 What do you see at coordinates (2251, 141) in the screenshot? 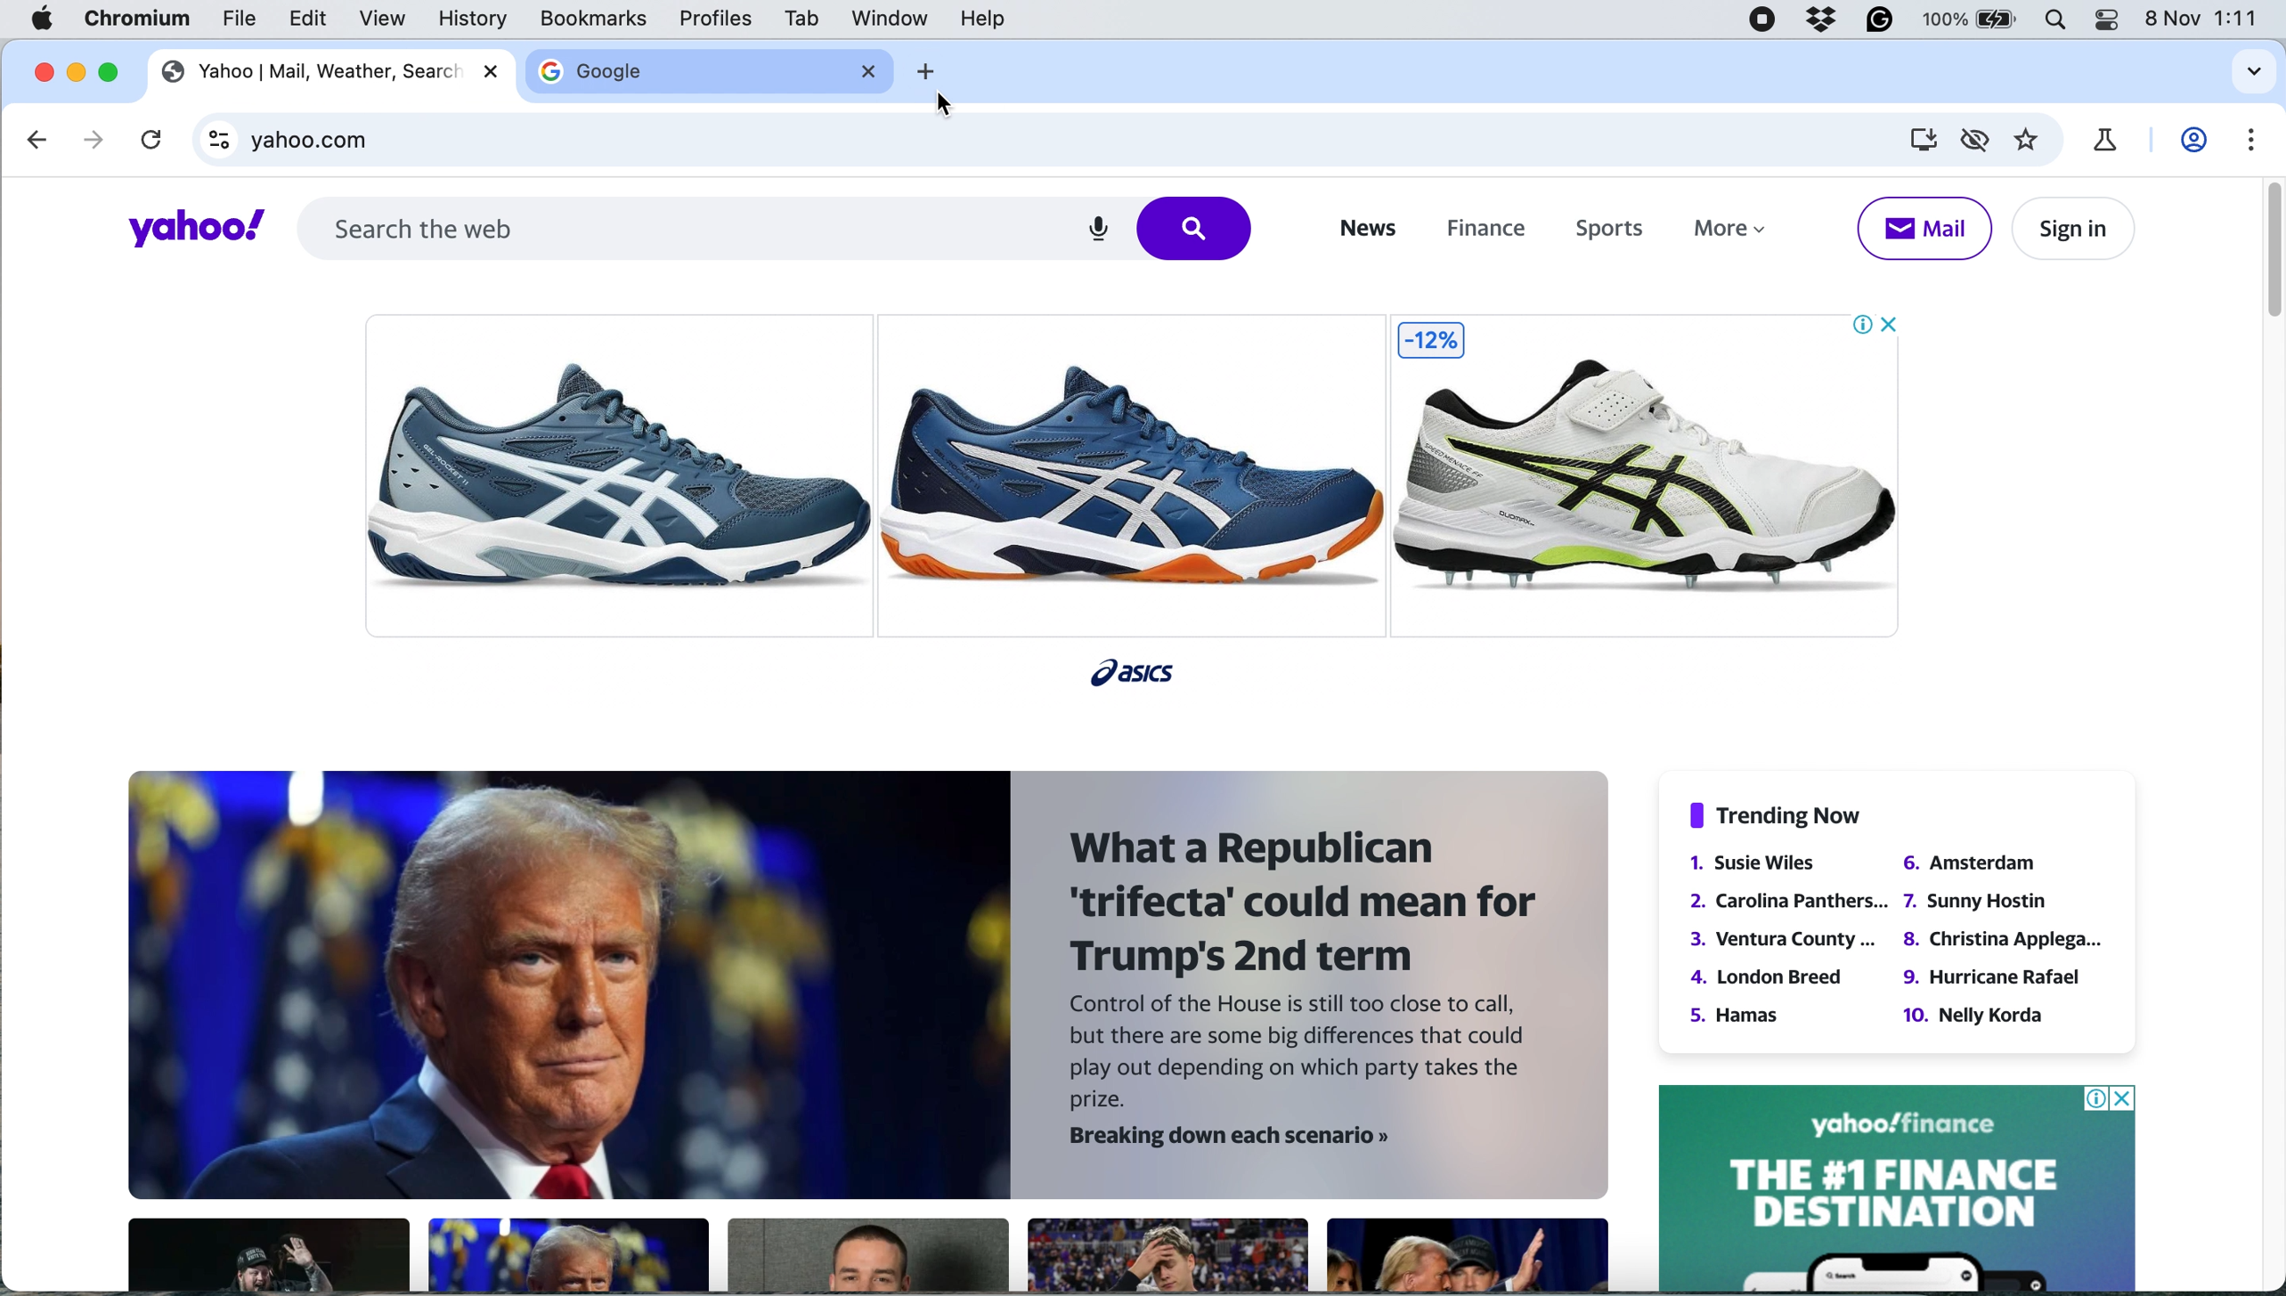
I see `settings` at bounding box center [2251, 141].